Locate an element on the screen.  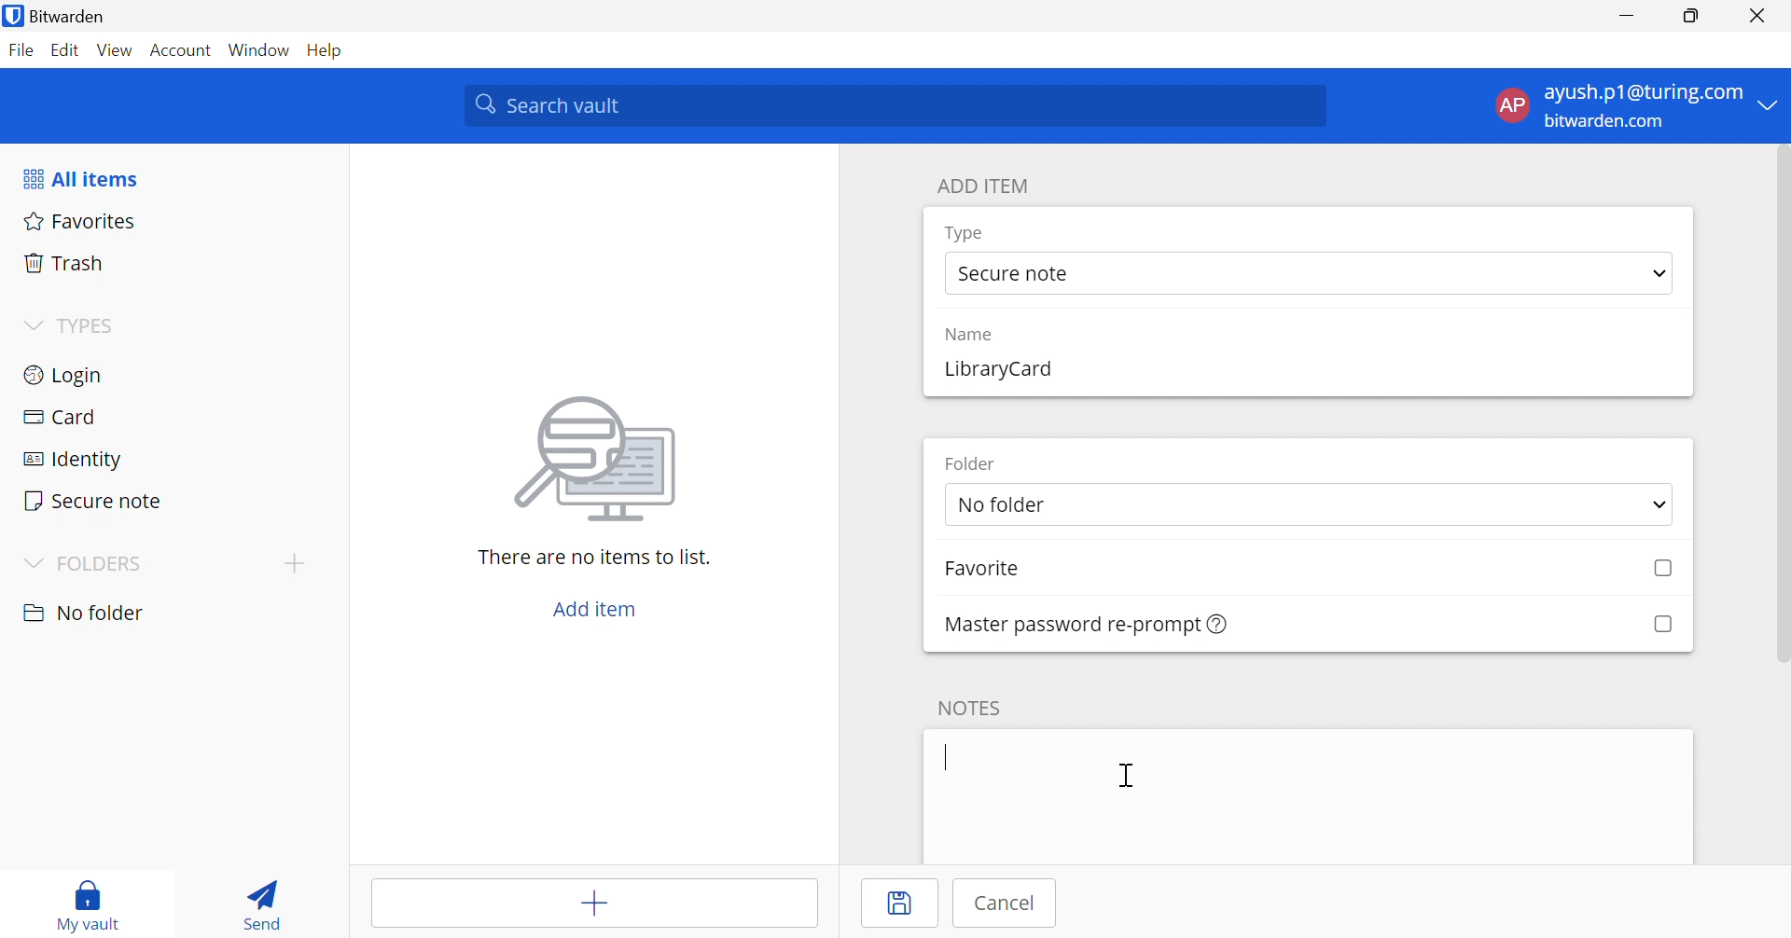
add name is located at coordinates (1306, 373).